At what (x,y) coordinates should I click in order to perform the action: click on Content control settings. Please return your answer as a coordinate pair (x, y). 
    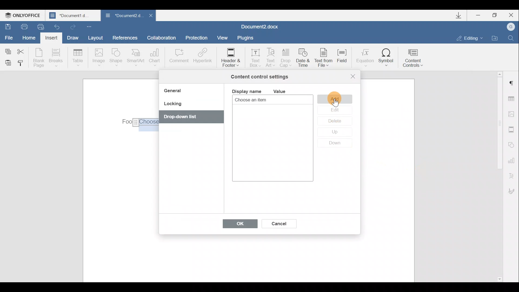
    Looking at the image, I should click on (259, 77).